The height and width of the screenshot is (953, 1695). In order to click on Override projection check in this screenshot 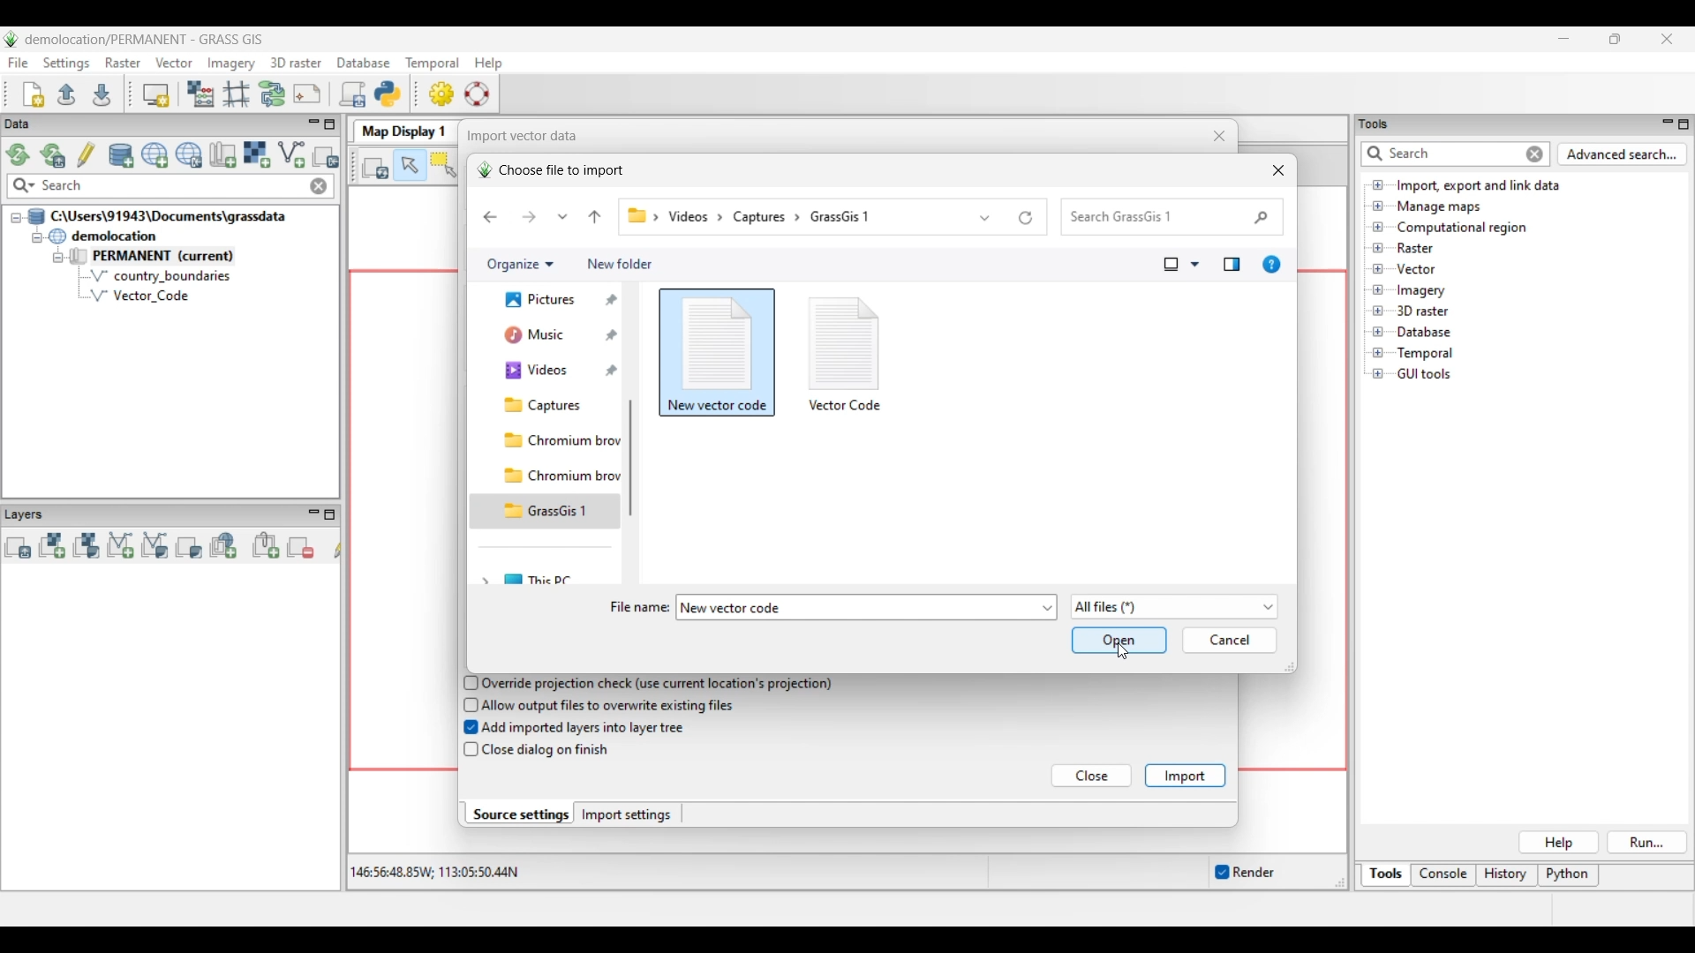, I will do `click(656, 684)`.